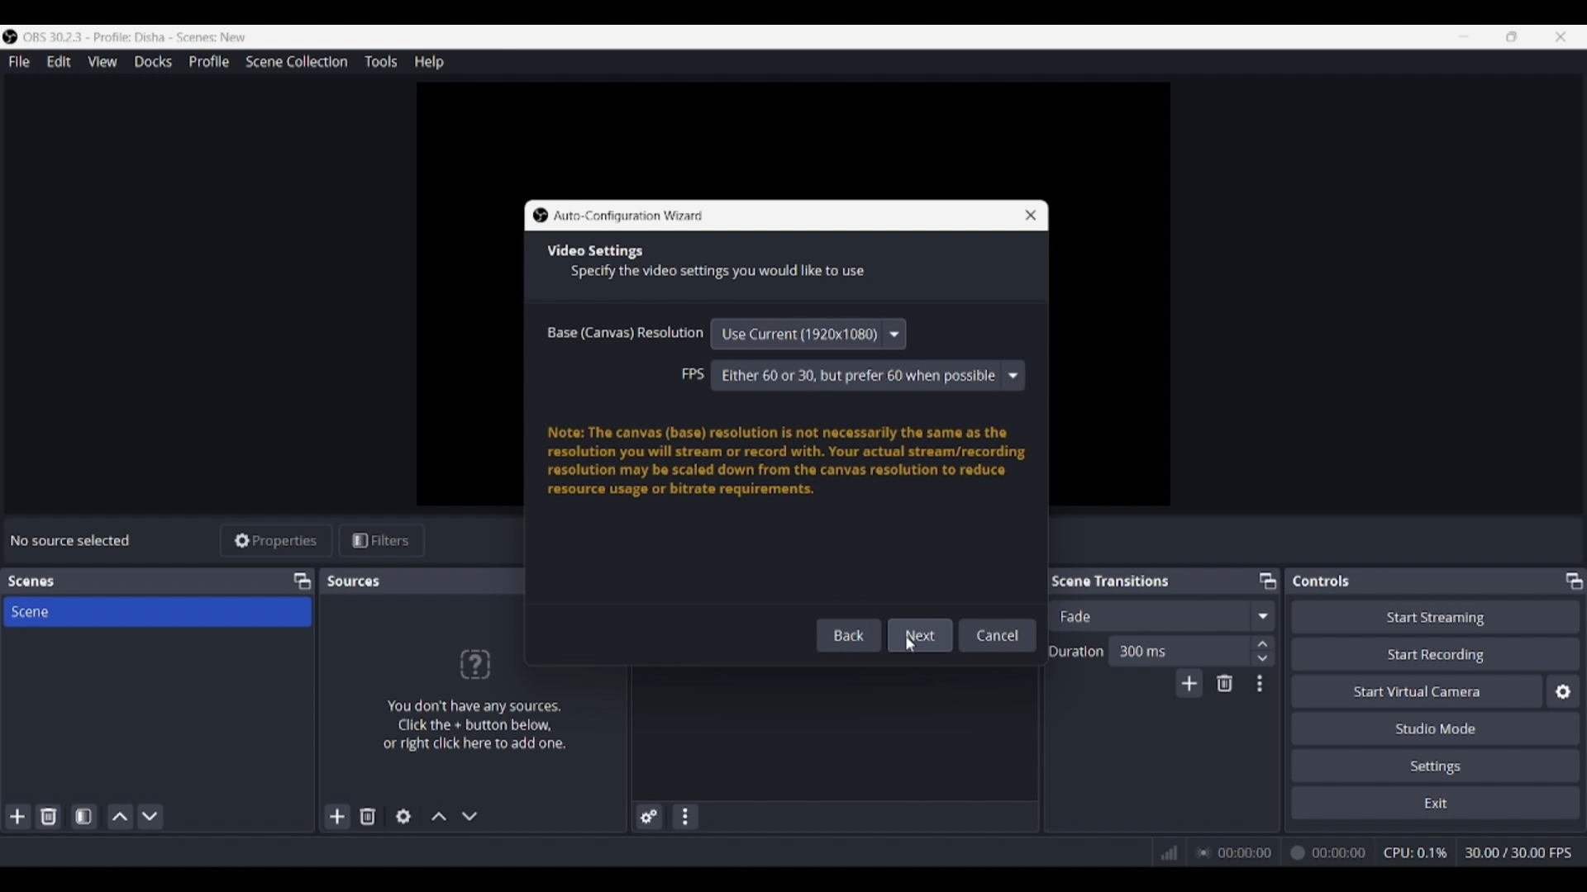 The image size is (1587, 892). Describe the element at coordinates (913, 635) in the screenshot. I see `Next` at that location.